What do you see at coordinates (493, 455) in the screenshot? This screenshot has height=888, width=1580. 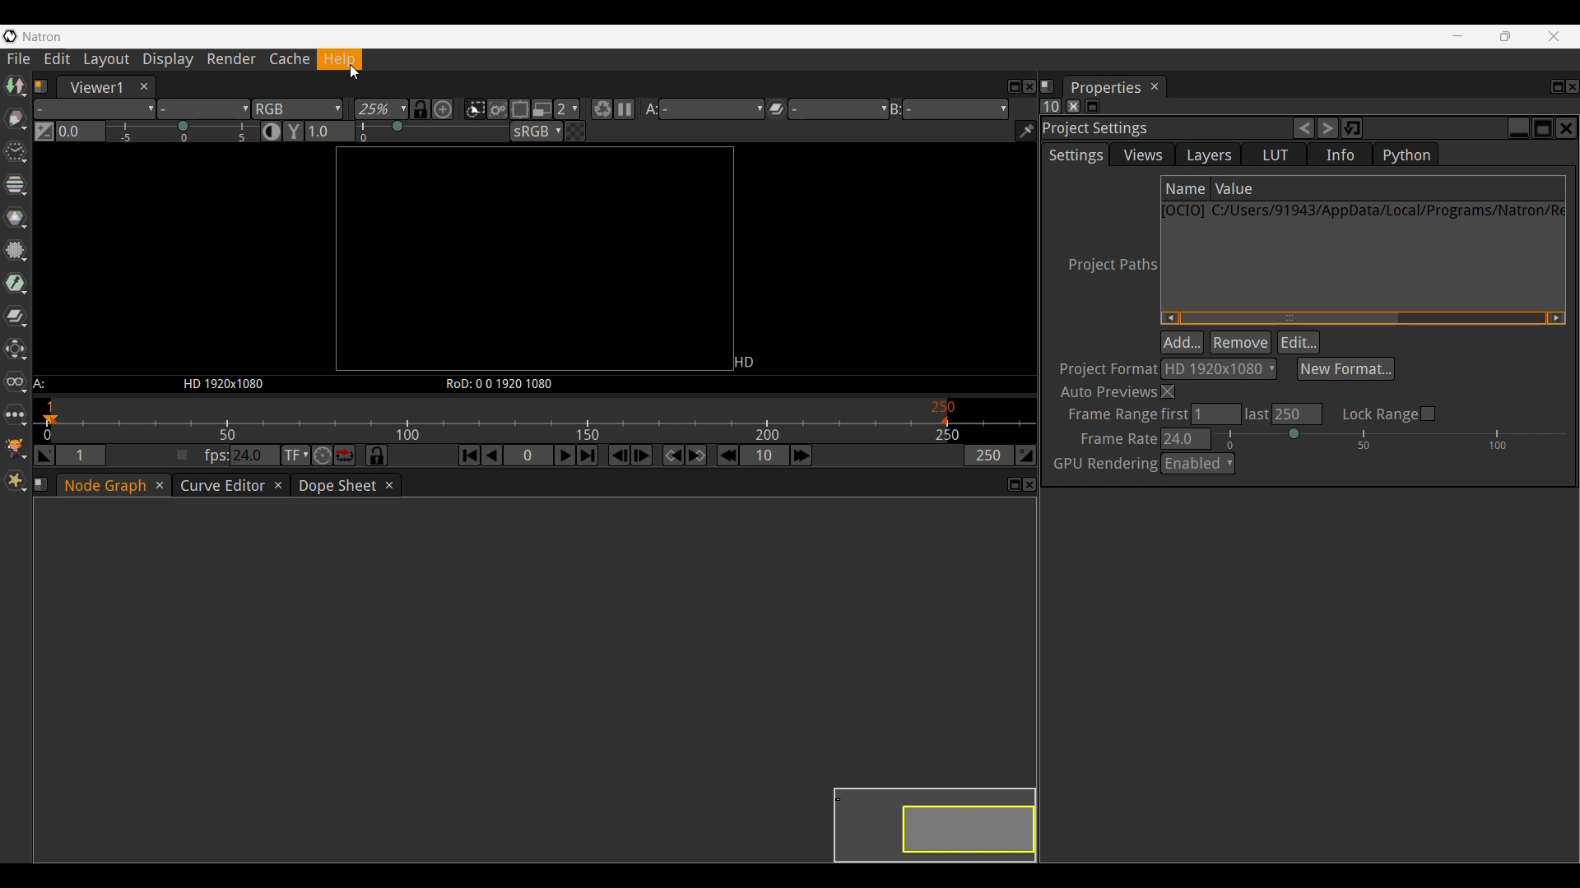 I see `Play backward` at bounding box center [493, 455].